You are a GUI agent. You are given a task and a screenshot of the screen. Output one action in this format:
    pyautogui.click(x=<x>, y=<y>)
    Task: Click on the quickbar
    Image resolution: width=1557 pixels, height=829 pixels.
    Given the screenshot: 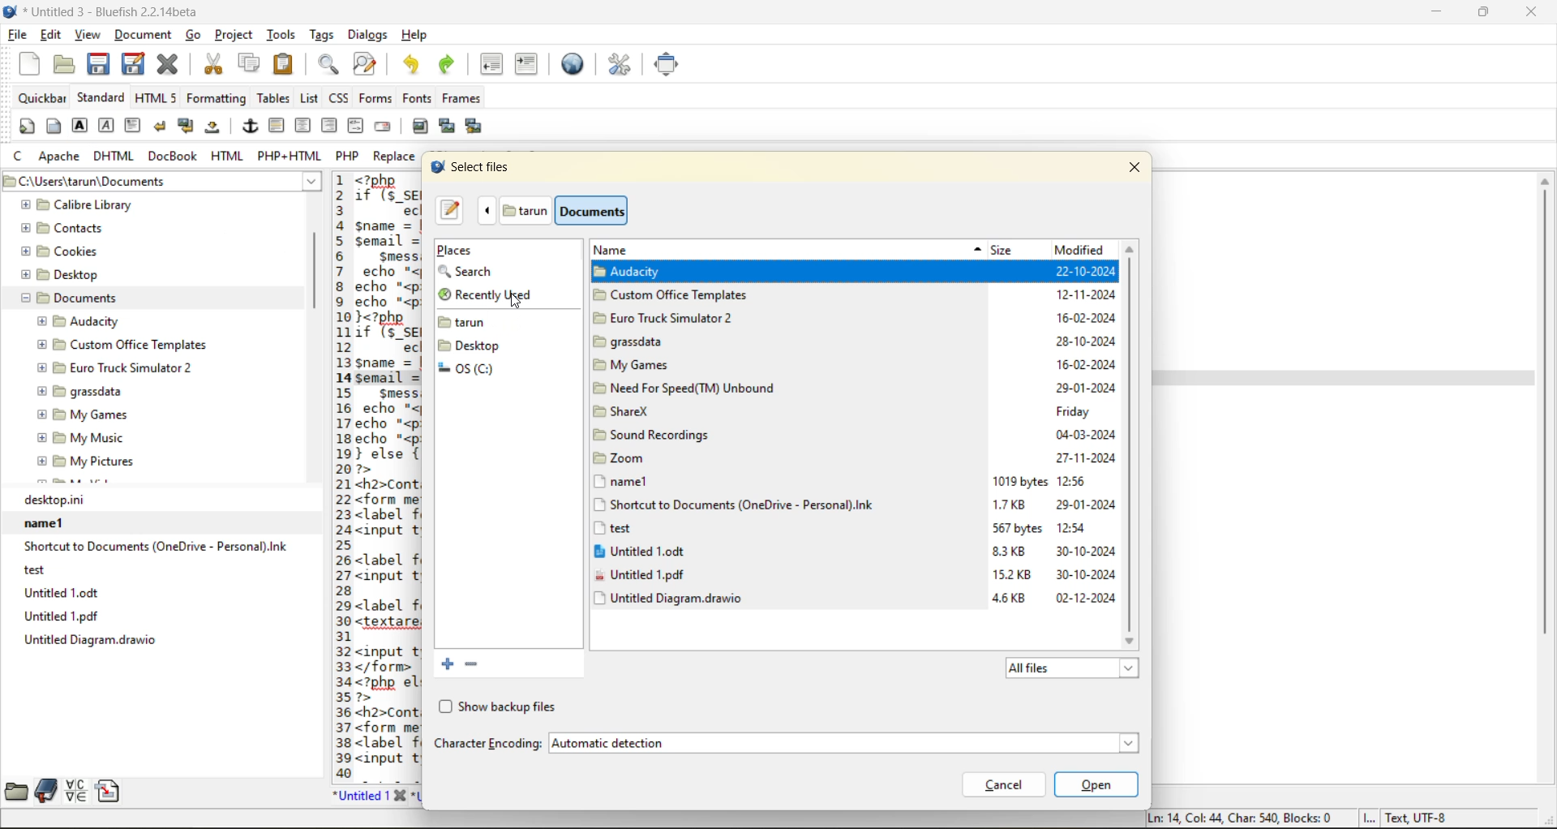 What is the action you would take?
    pyautogui.click(x=41, y=98)
    